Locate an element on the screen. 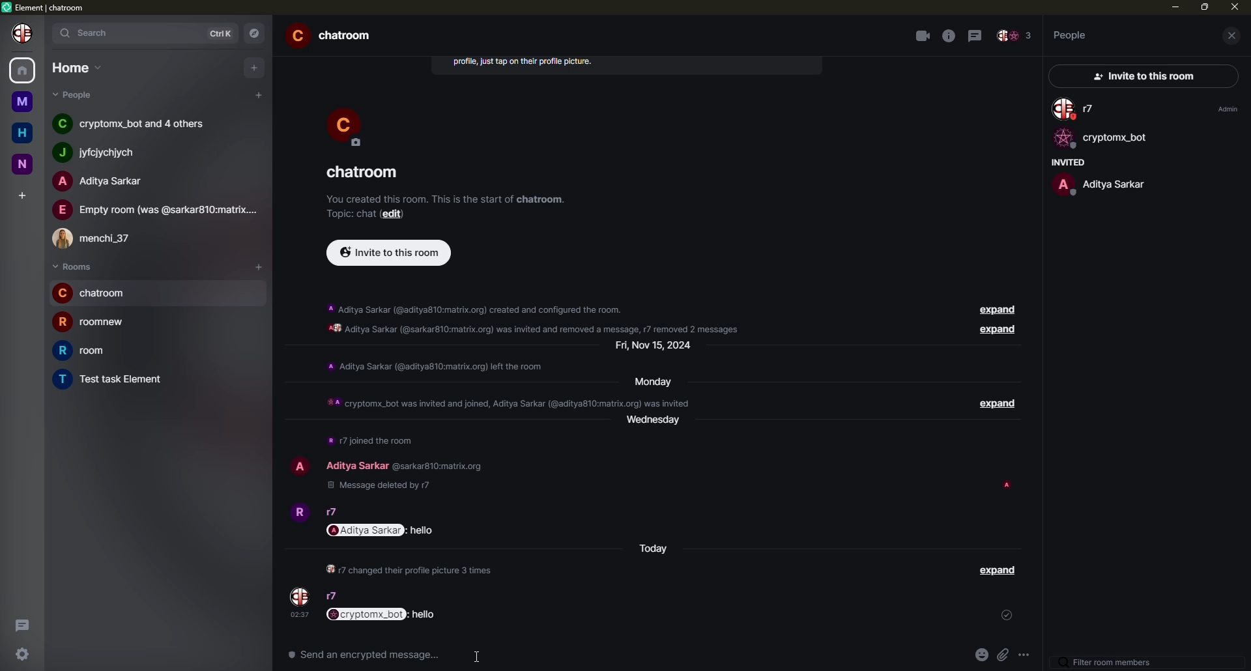 This screenshot has width=1251, height=671. people is located at coordinates (134, 122).